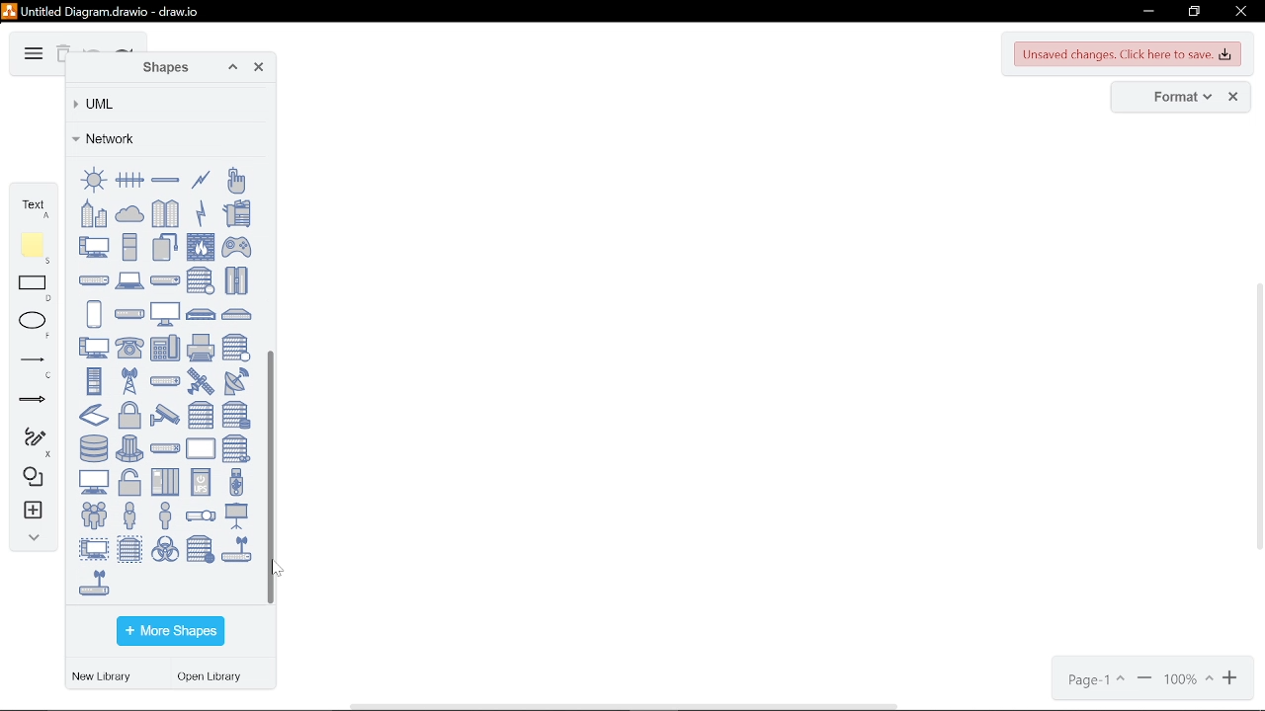 This screenshot has width=1265, height=711. Describe the element at coordinates (165, 313) in the screenshot. I see `monitor` at that location.